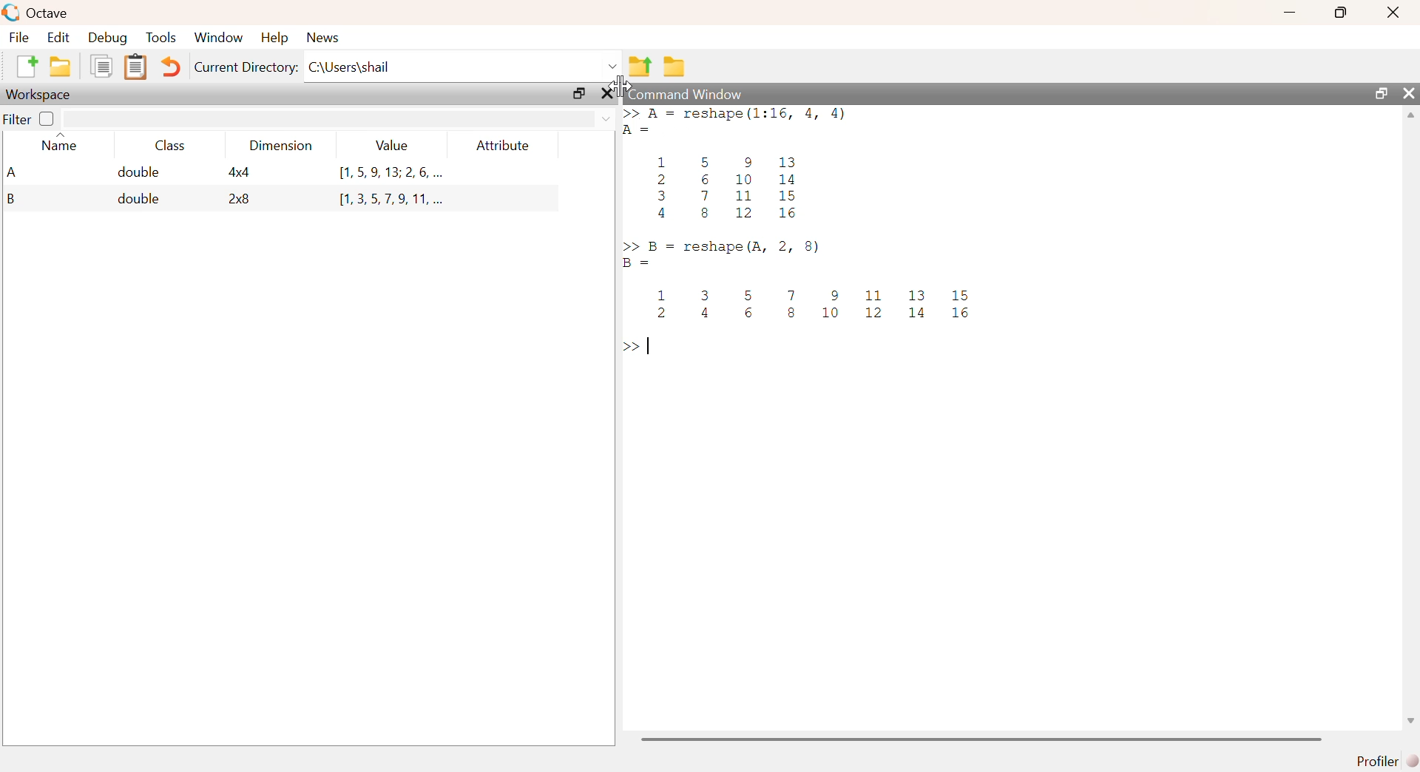 Image resolution: width=1420 pixels, height=772 pixels. I want to click on 4x4, so click(243, 172).